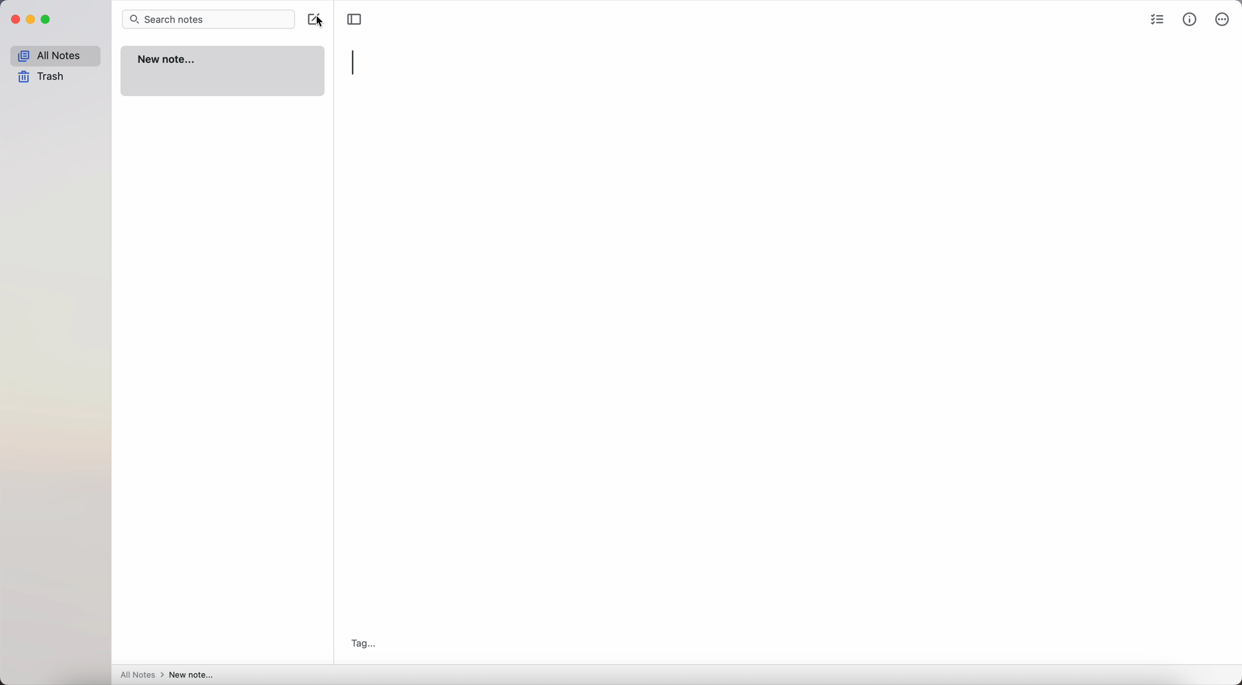  I want to click on maximize Simplenote, so click(47, 20).